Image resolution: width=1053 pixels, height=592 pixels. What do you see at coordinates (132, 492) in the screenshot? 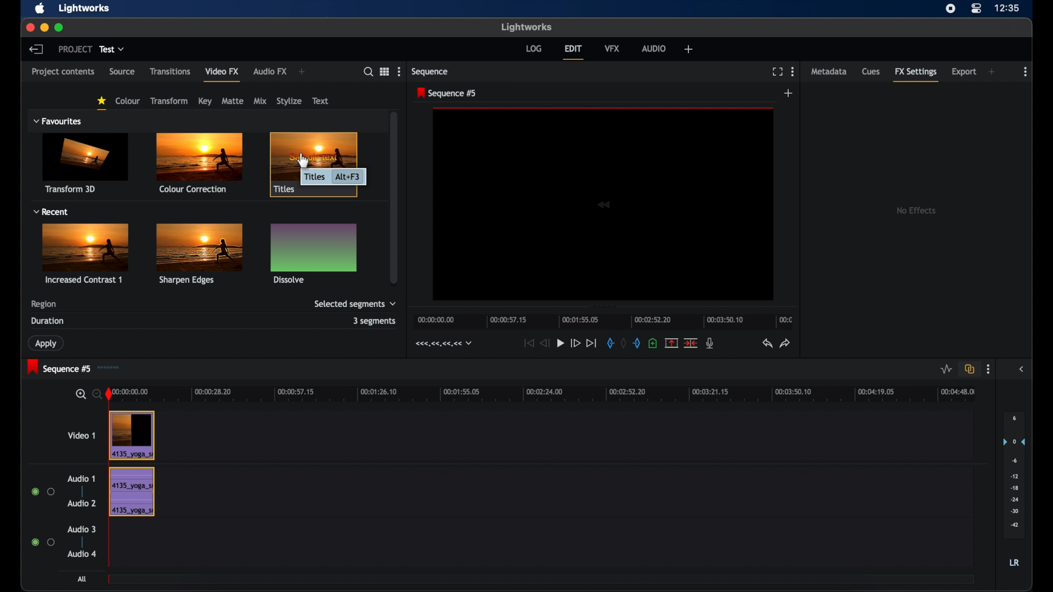
I see `audio track` at bounding box center [132, 492].